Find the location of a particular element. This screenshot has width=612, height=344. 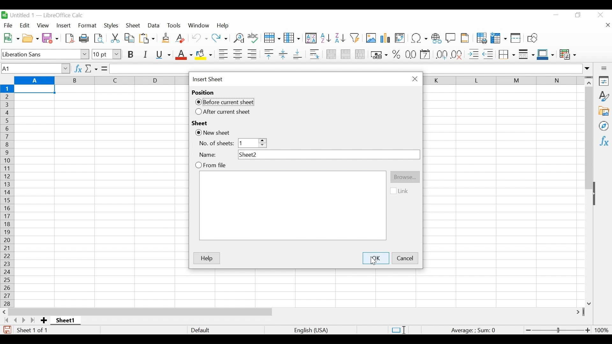

Define Print Area is located at coordinates (481, 38).